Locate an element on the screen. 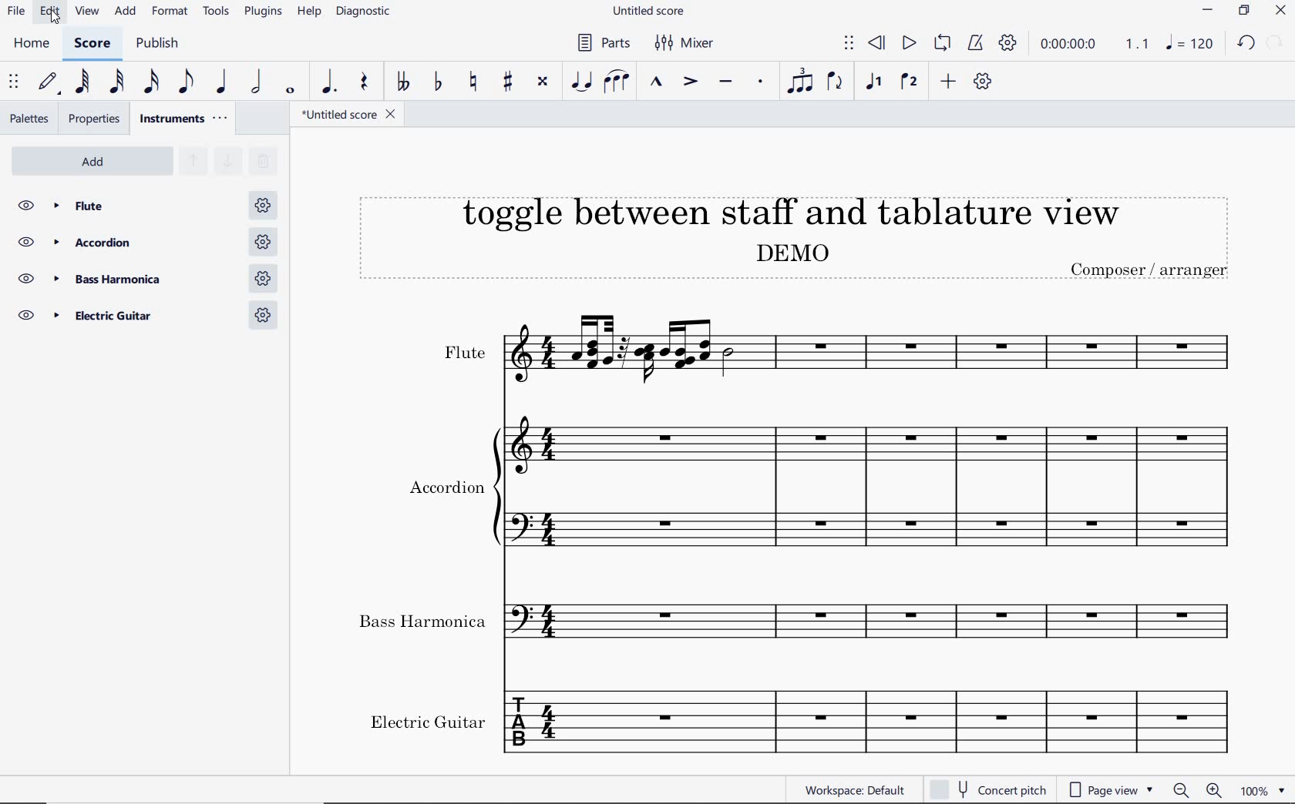 Image resolution: width=1295 pixels, height=804 pixels. parts is located at coordinates (602, 43).